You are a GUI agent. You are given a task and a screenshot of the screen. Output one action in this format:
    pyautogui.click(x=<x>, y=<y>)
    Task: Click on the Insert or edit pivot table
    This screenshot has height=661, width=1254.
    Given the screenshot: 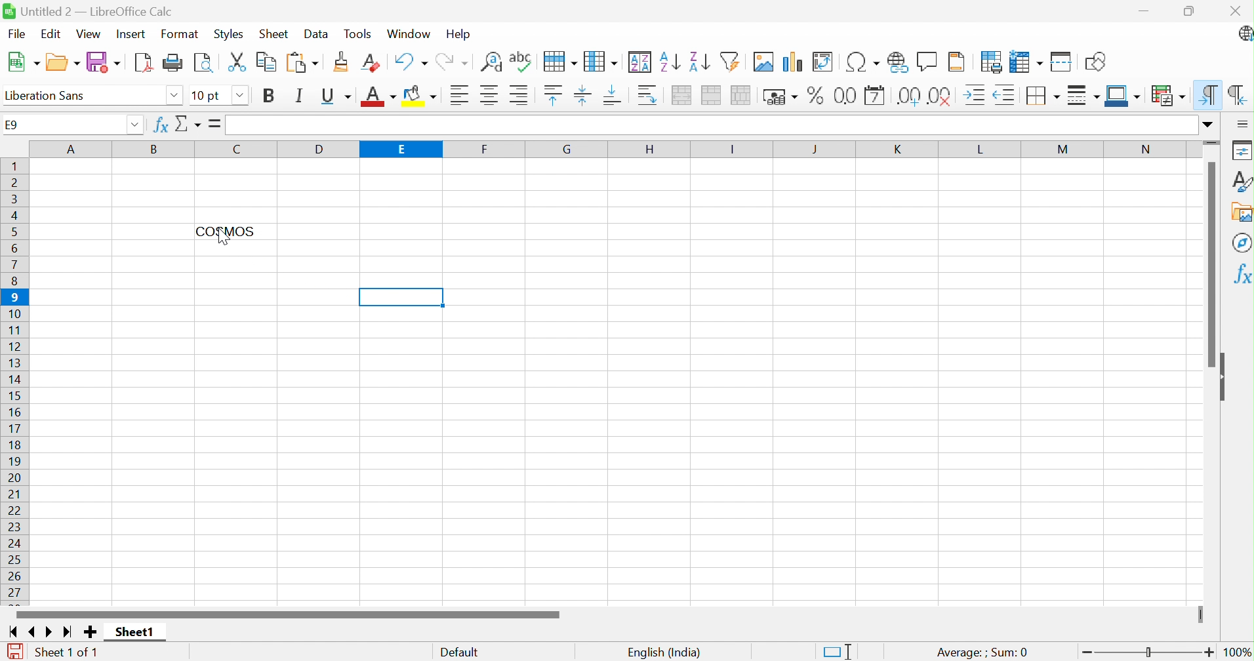 What is the action you would take?
    pyautogui.click(x=823, y=62)
    